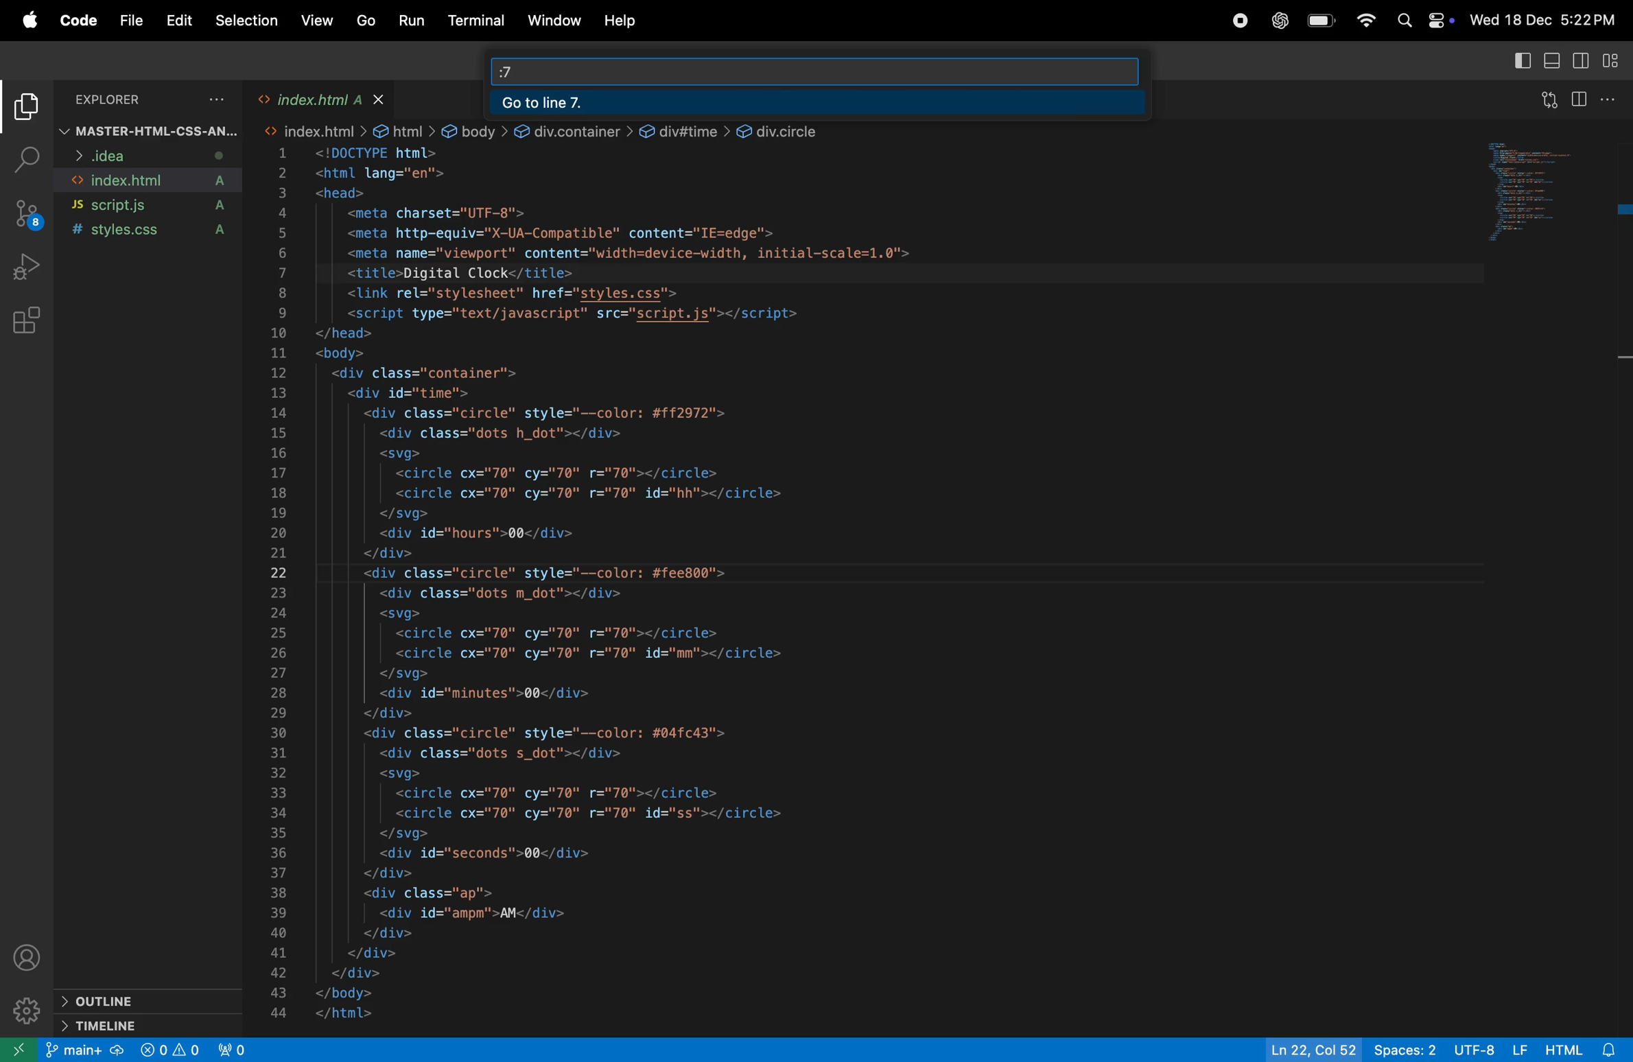  Describe the element at coordinates (1546, 22) in the screenshot. I see `date and time` at that location.